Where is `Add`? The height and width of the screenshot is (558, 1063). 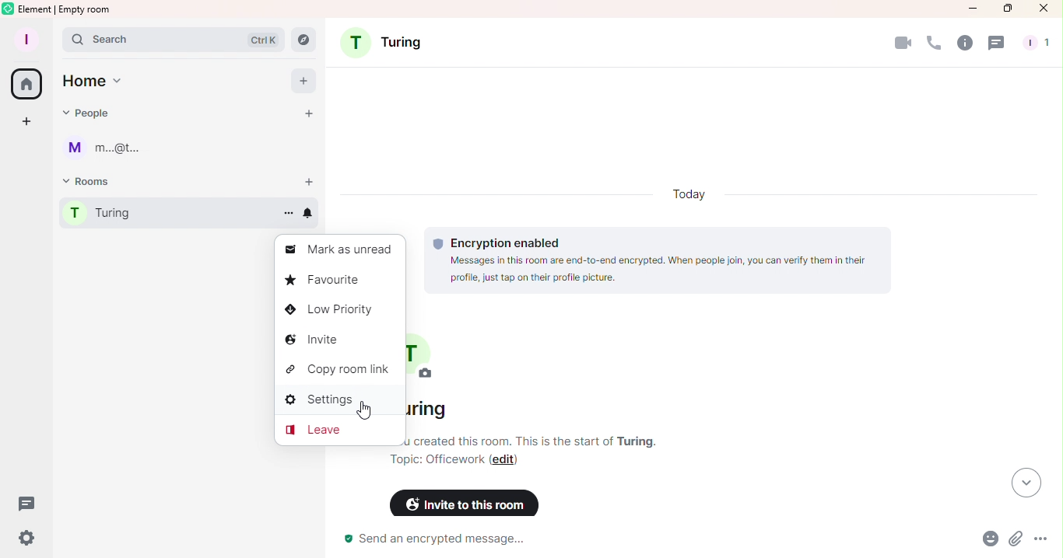 Add is located at coordinates (306, 80).